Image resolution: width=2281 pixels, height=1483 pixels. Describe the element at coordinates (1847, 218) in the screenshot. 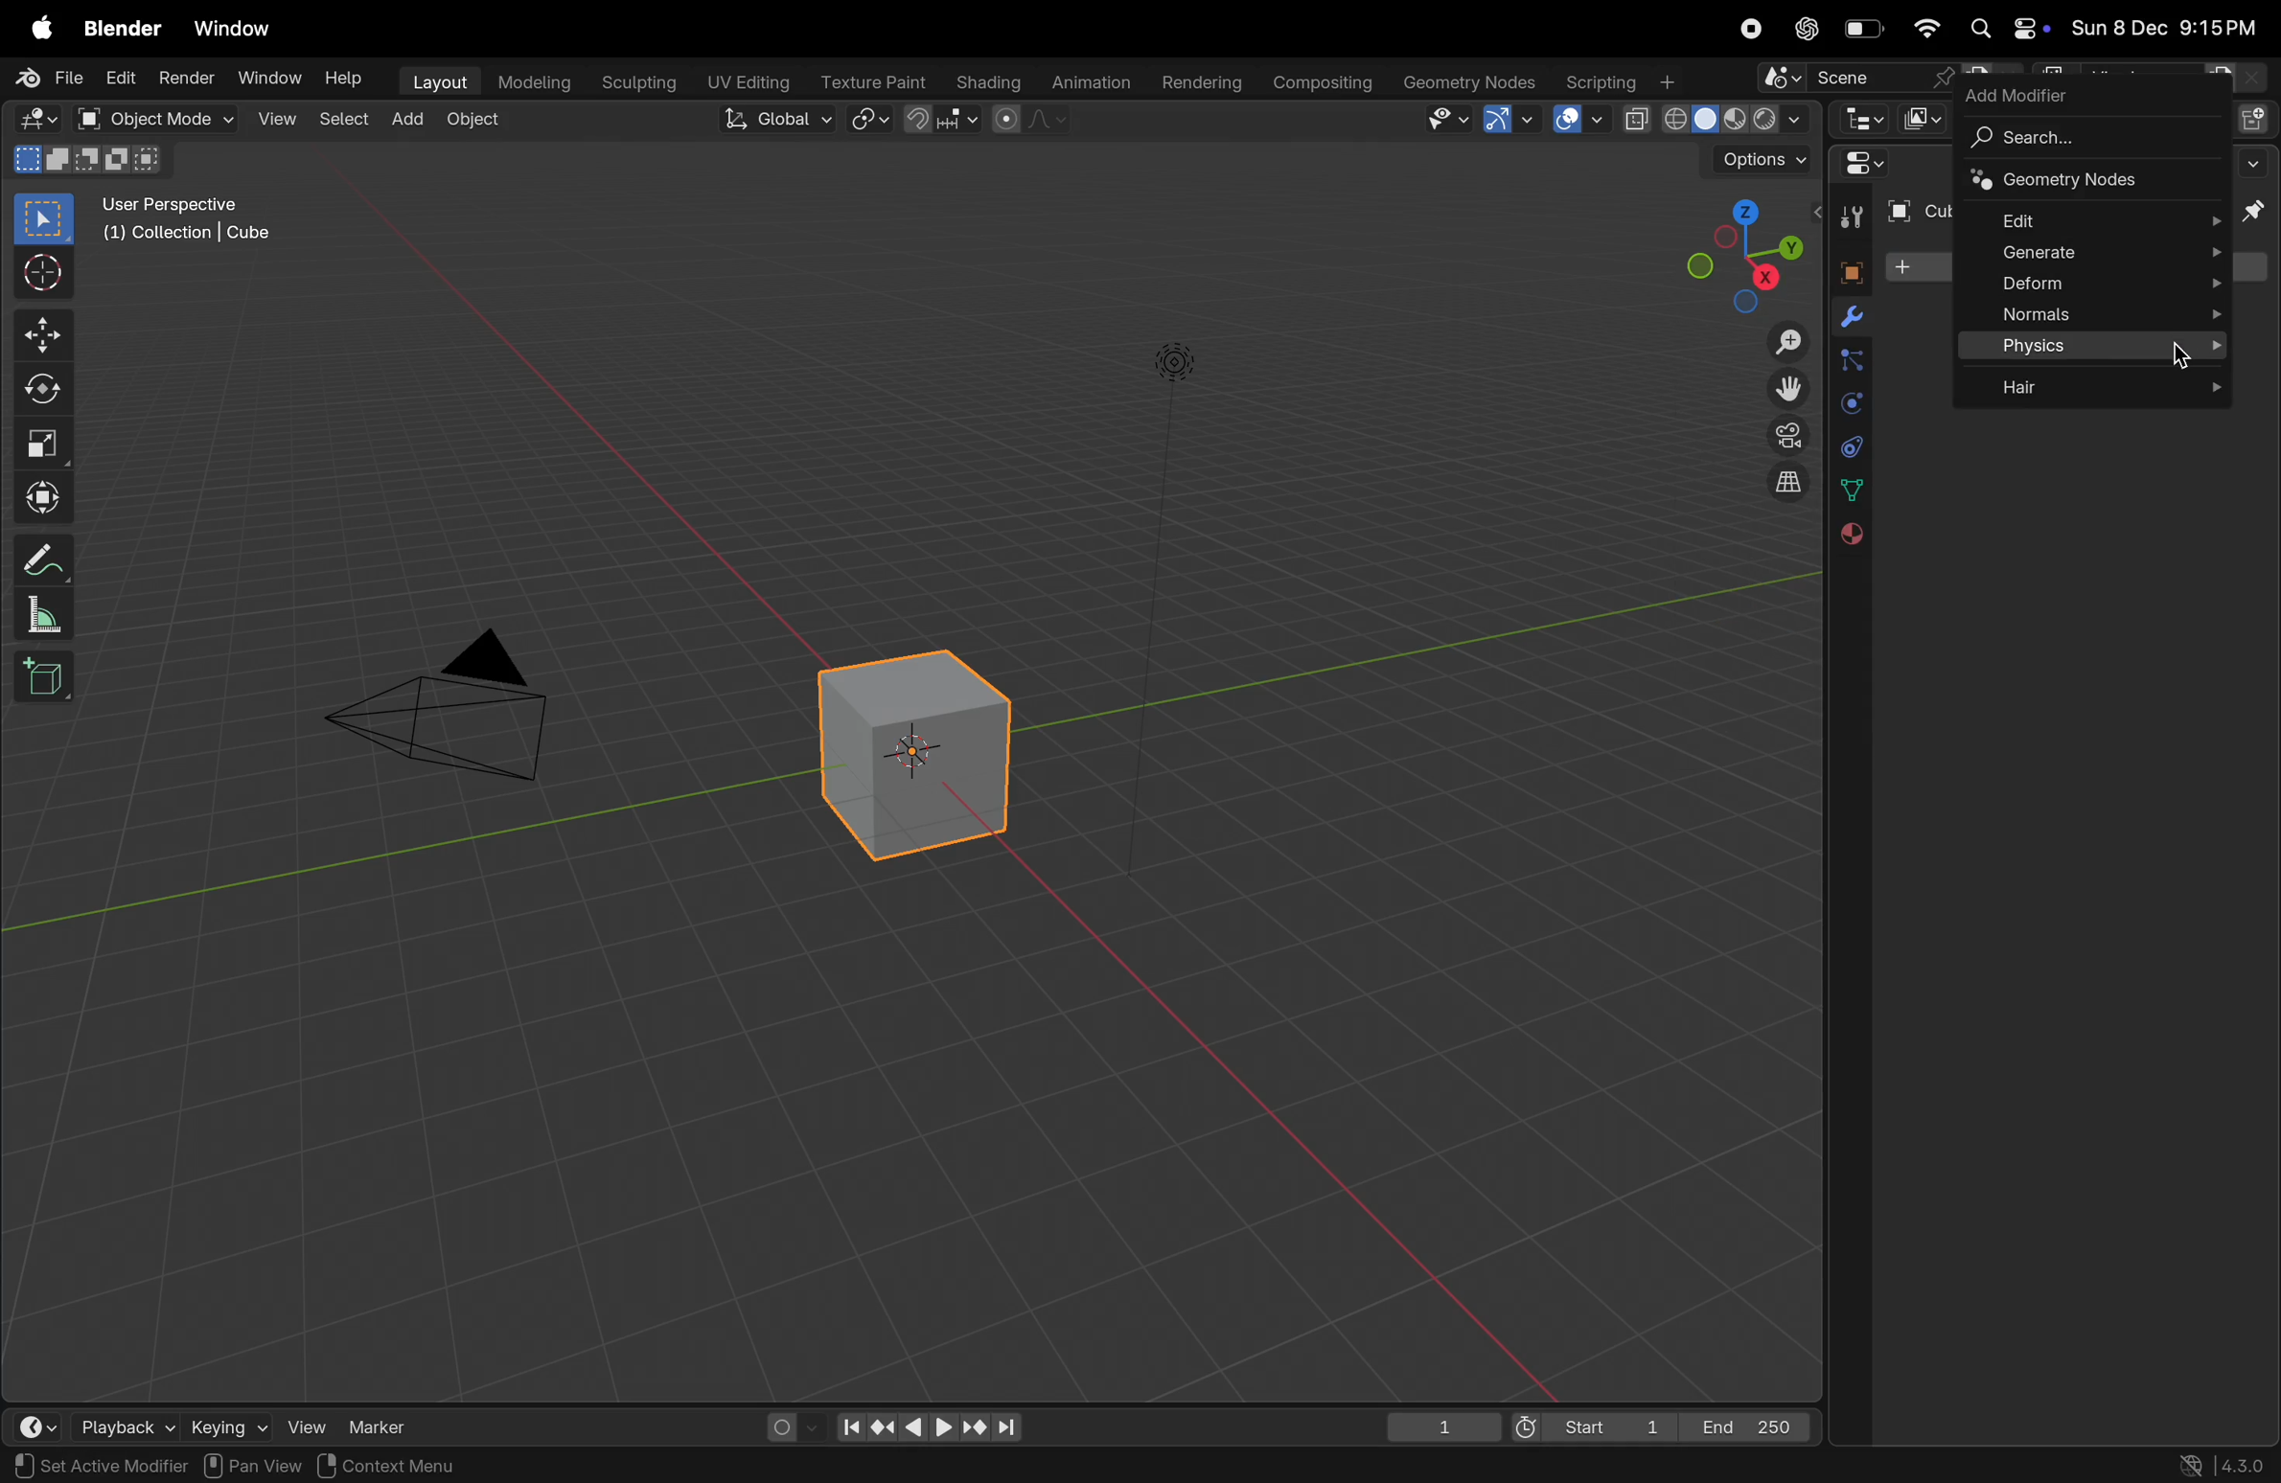

I see `tool` at that location.